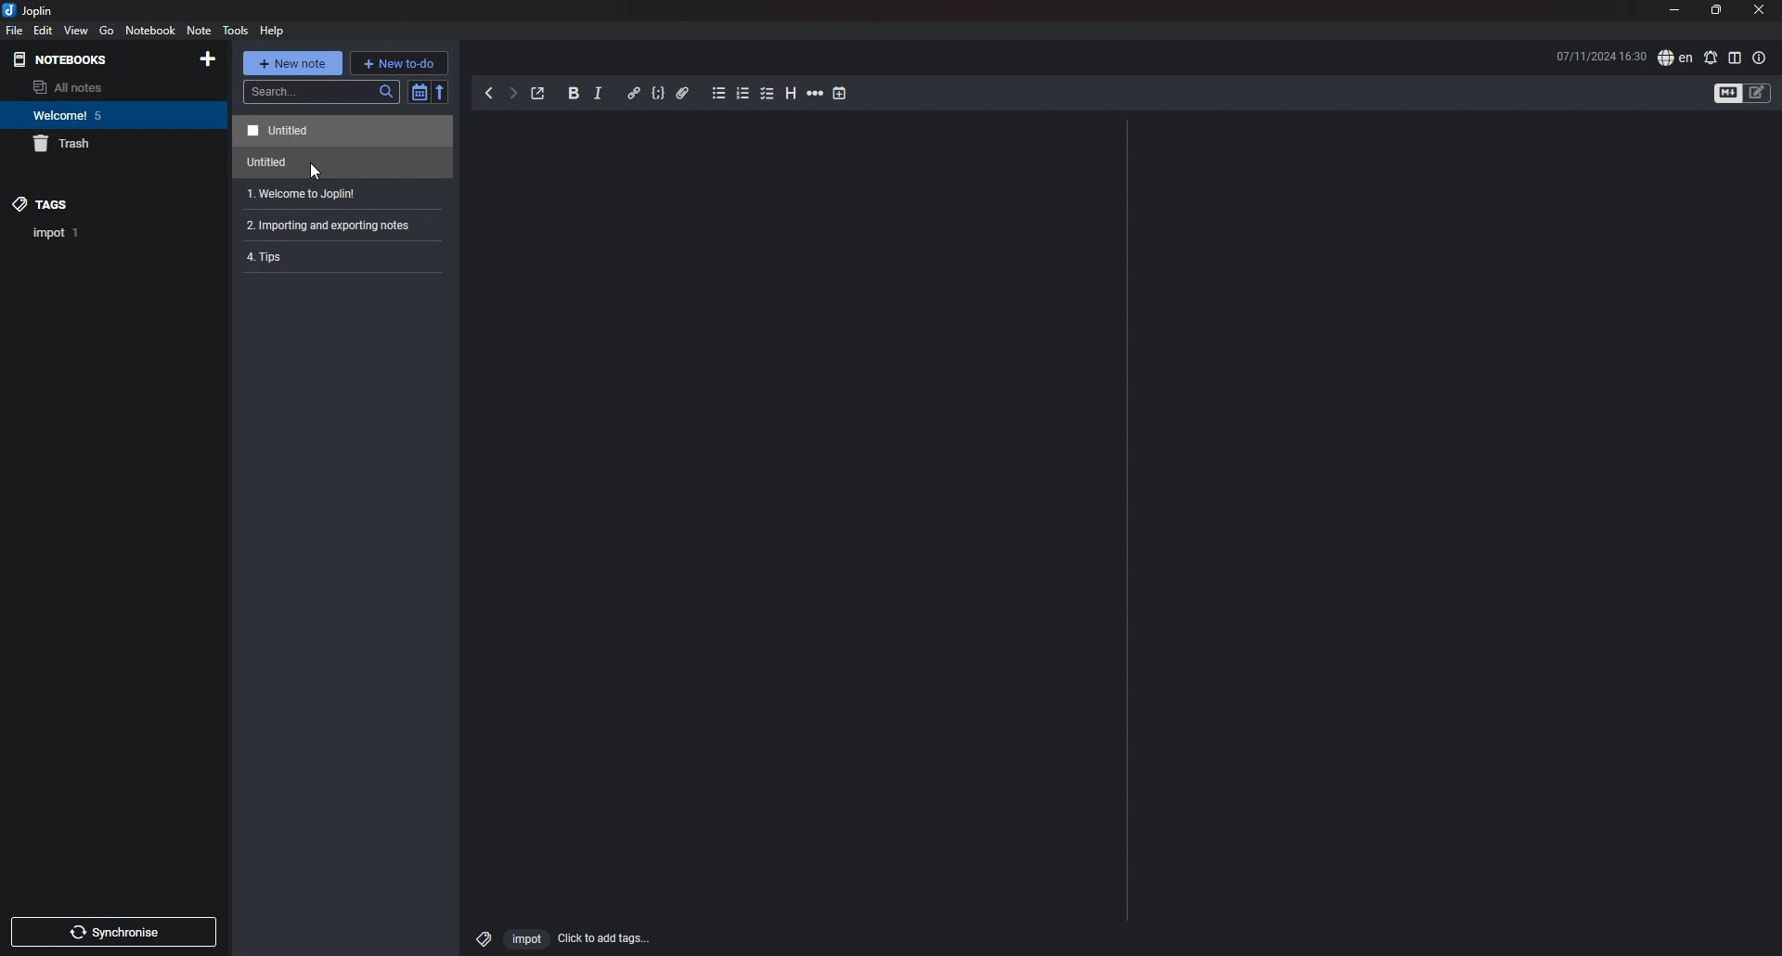 This screenshot has height=956, width=1782. Describe the element at coordinates (768, 94) in the screenshot. I see `checkbox` at that location.